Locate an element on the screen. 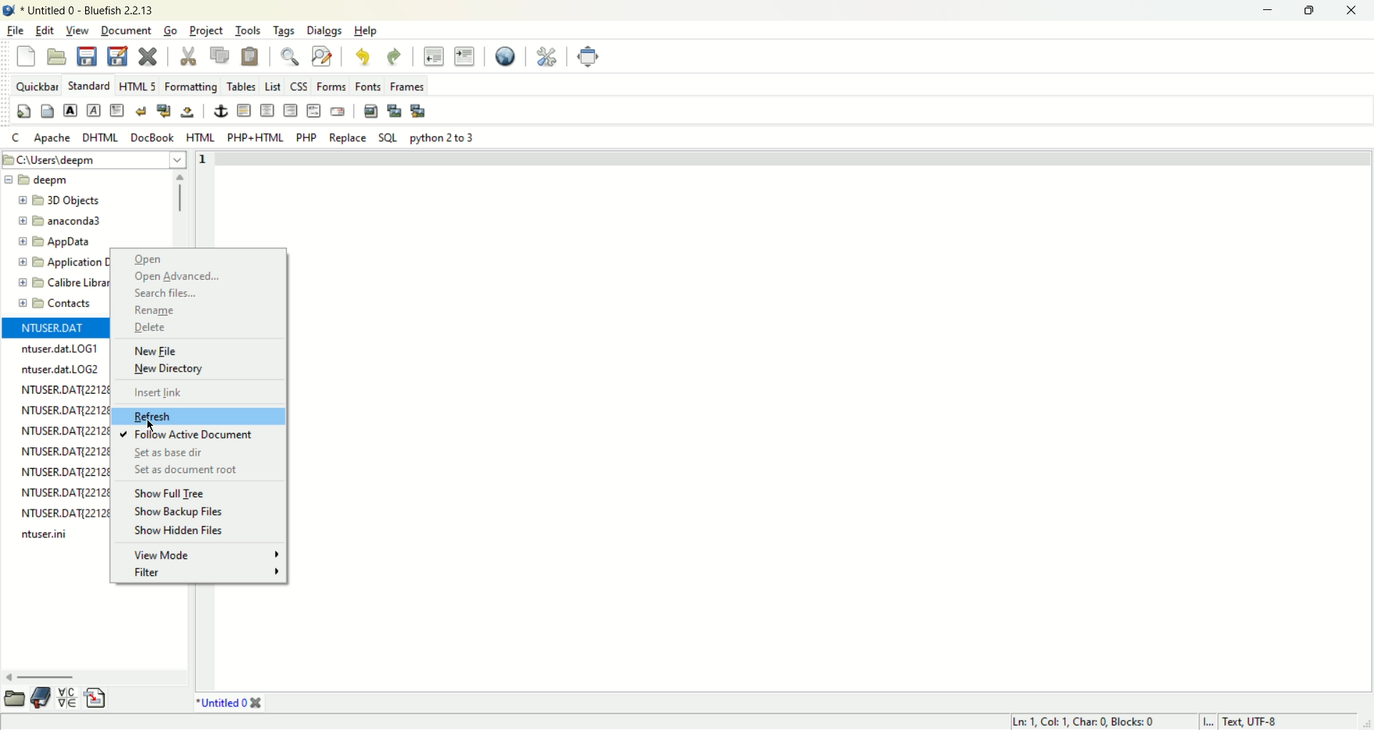 This screenshot has height=730, width=1374. search files is located at coordinates (186, 292).